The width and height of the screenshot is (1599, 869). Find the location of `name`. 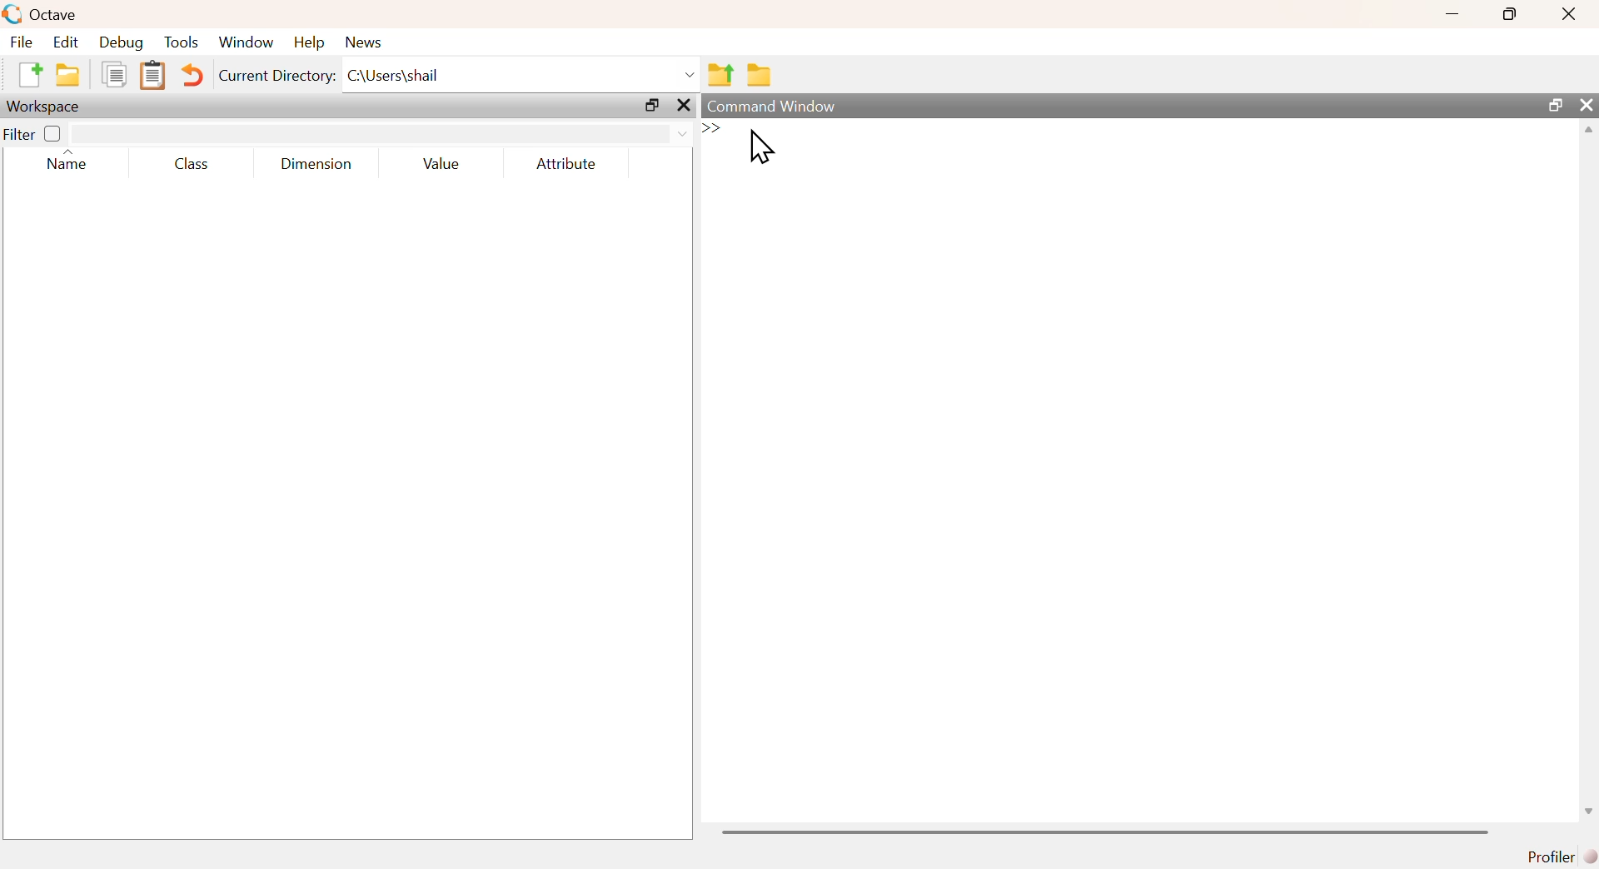

name is located at coordinates (68, 167).